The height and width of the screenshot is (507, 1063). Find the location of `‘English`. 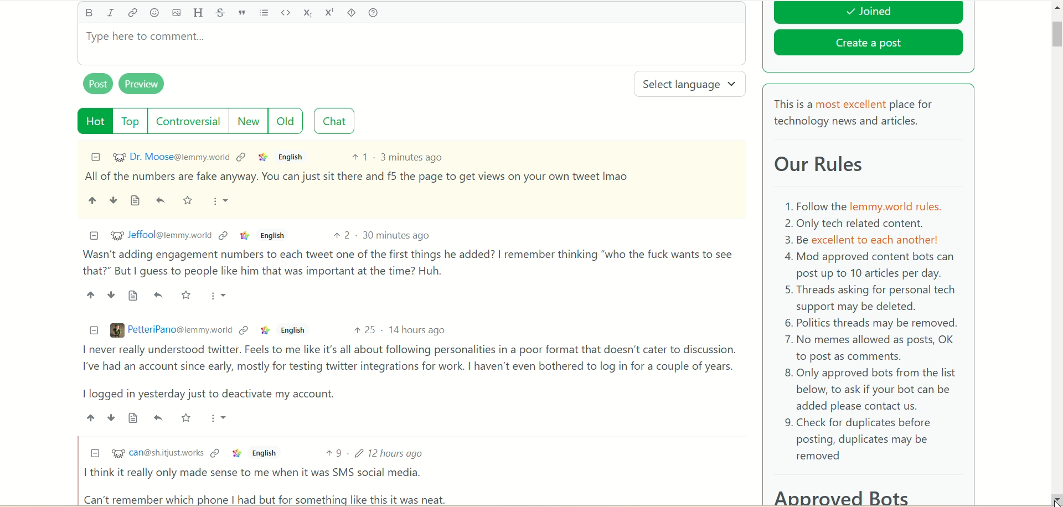

‘English is located at coordinates (262, 453).